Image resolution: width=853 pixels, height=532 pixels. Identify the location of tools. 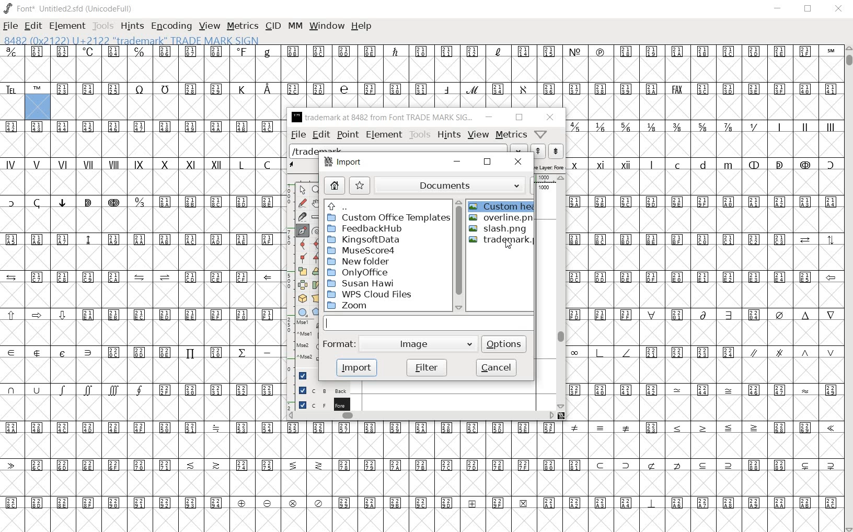
(419, 135).